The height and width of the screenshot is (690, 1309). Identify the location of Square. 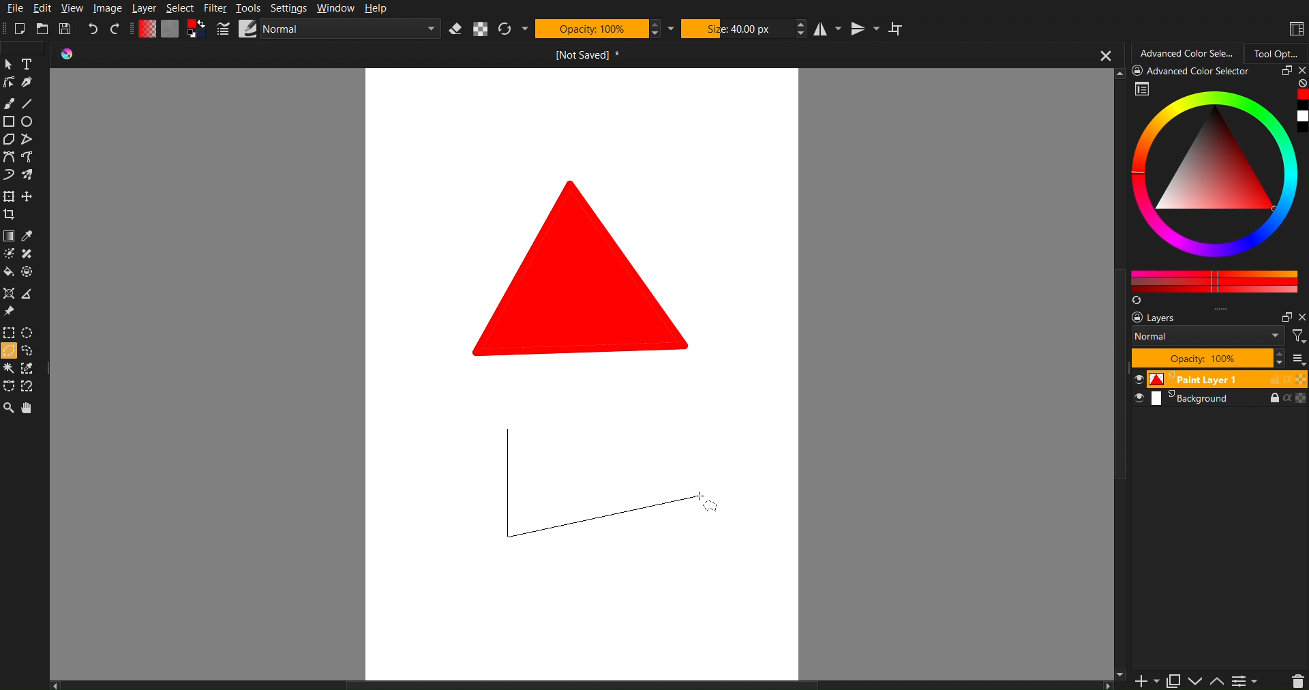
(8, 197).